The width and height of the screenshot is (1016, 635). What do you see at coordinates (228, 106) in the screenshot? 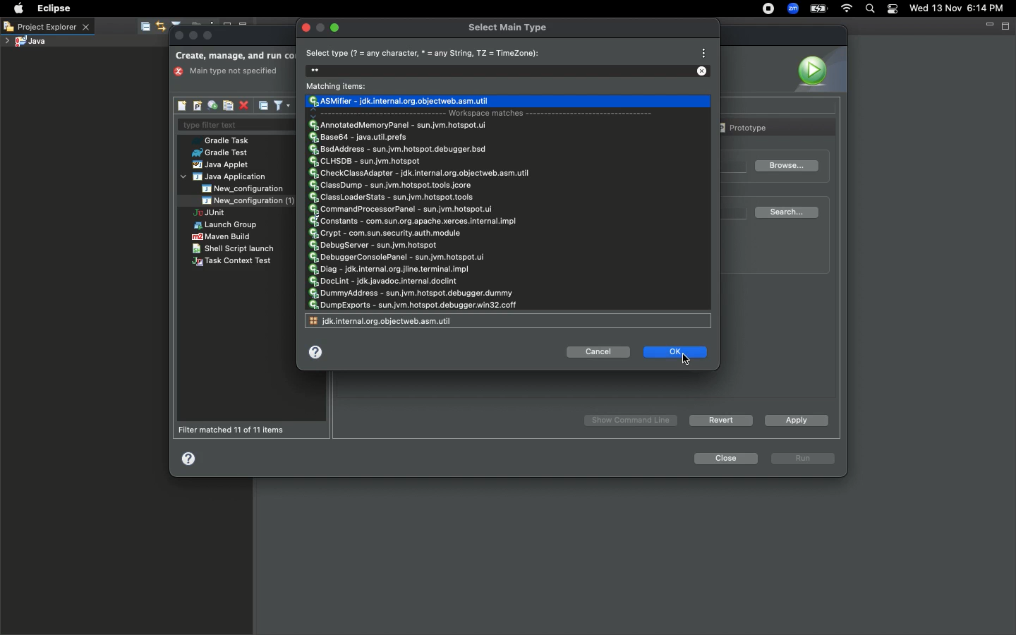
I see `Duplicates the currently selected launch configurations` at bounding box center [228, 106].